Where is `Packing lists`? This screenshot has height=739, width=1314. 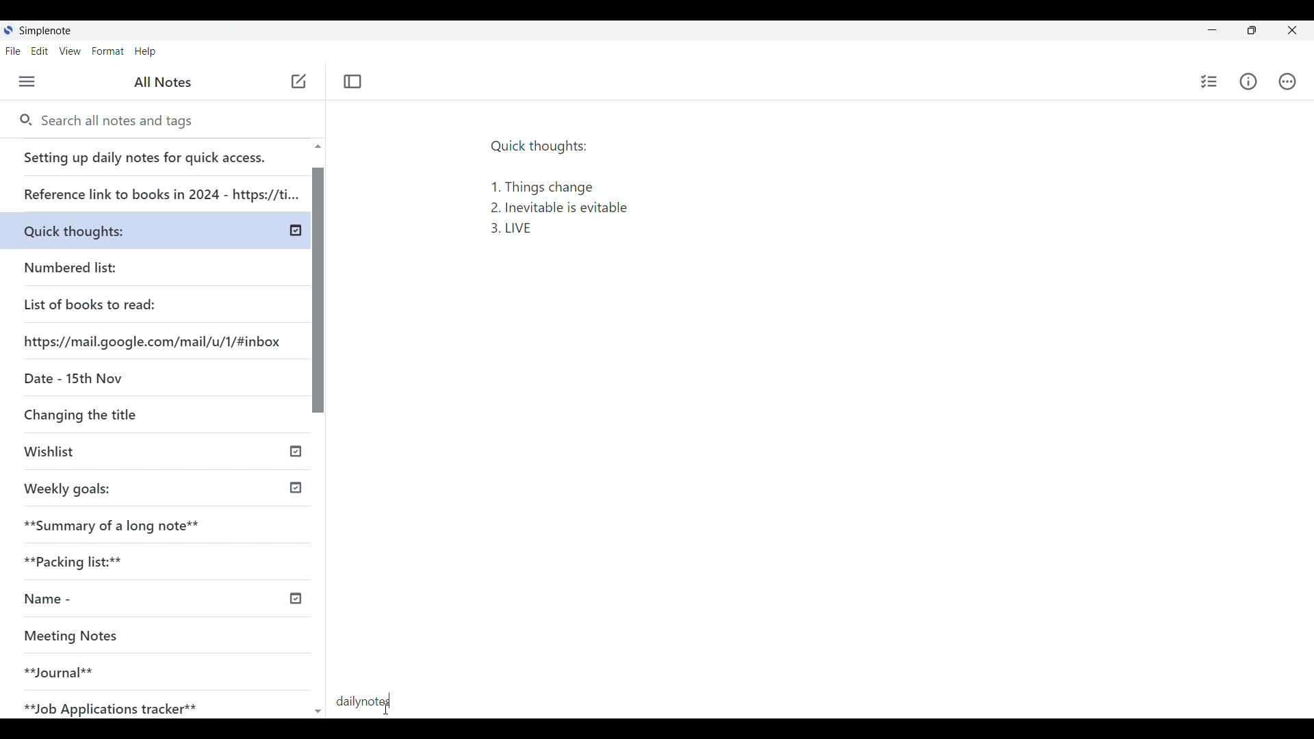 Packing lists is located at coordinates (162, 559).